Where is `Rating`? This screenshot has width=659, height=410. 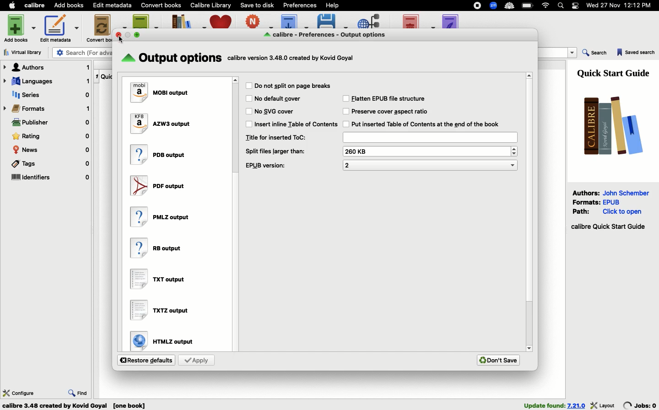
Rating is located at coordinates (51, 136).